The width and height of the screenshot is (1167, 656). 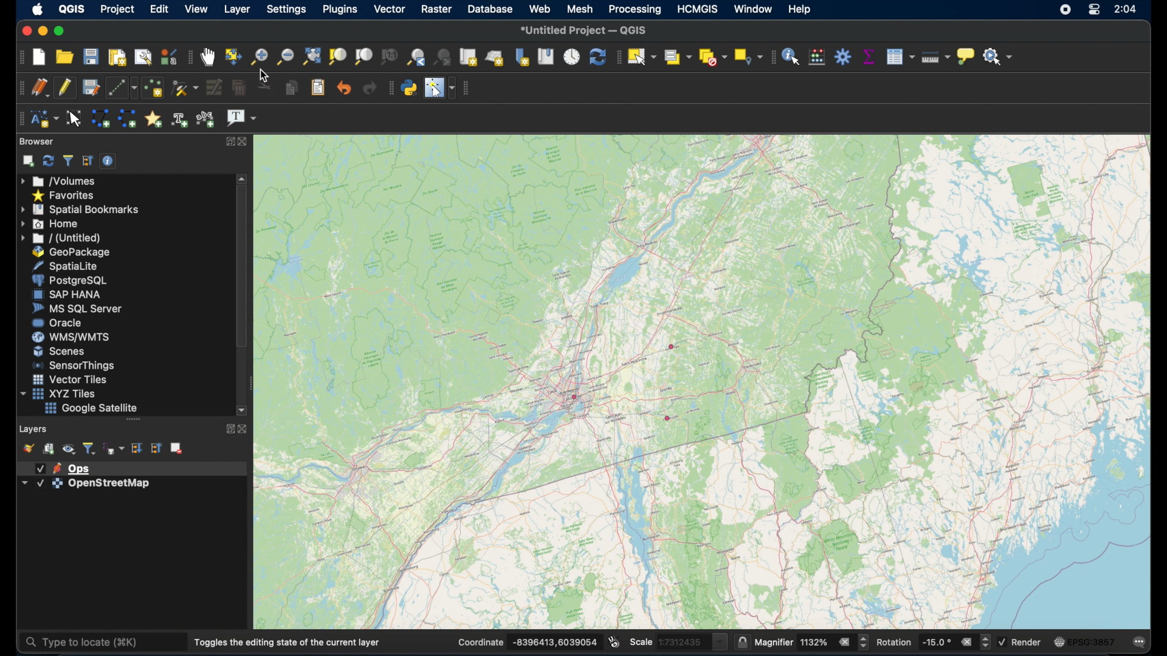 I want to click on refresh, so click(x=596, y=56).